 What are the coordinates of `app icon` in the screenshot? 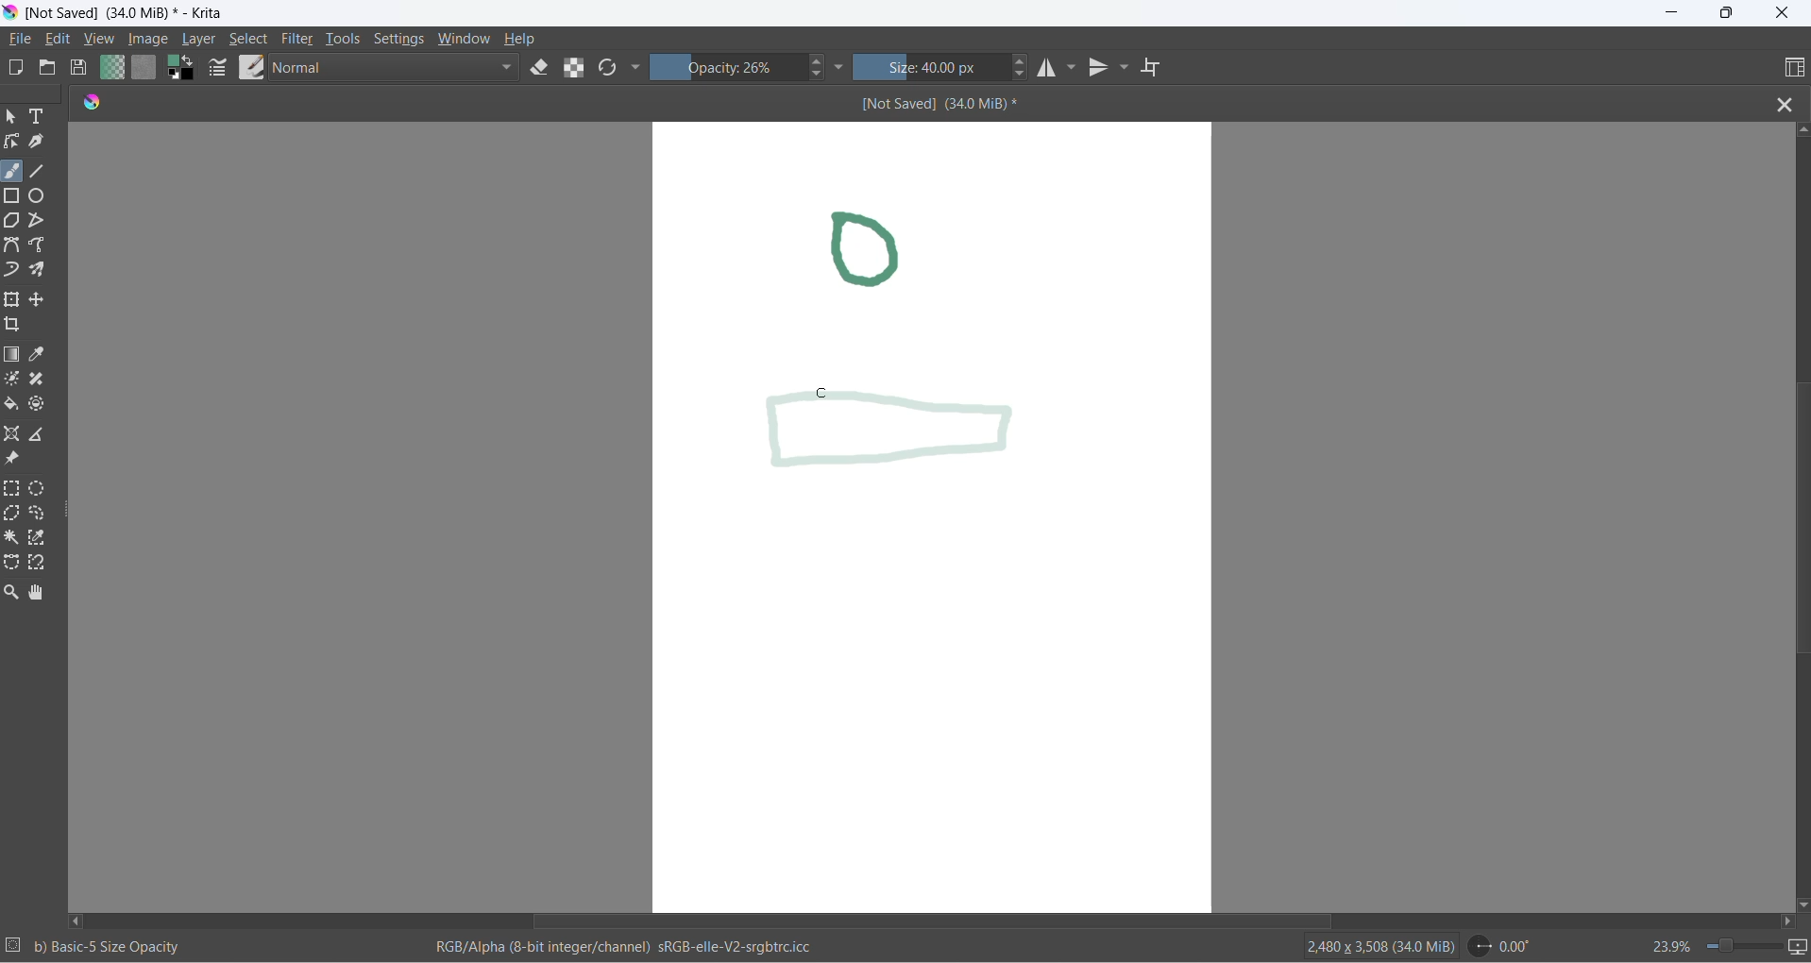 It's located at (94, 103).